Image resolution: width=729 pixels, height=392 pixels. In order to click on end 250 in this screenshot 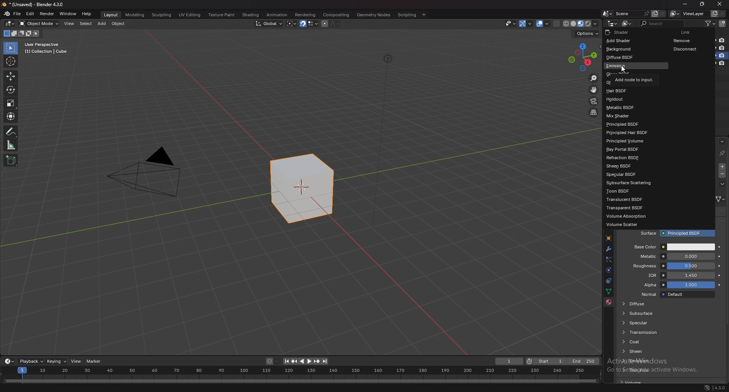, I will do `click(584, 361)`.